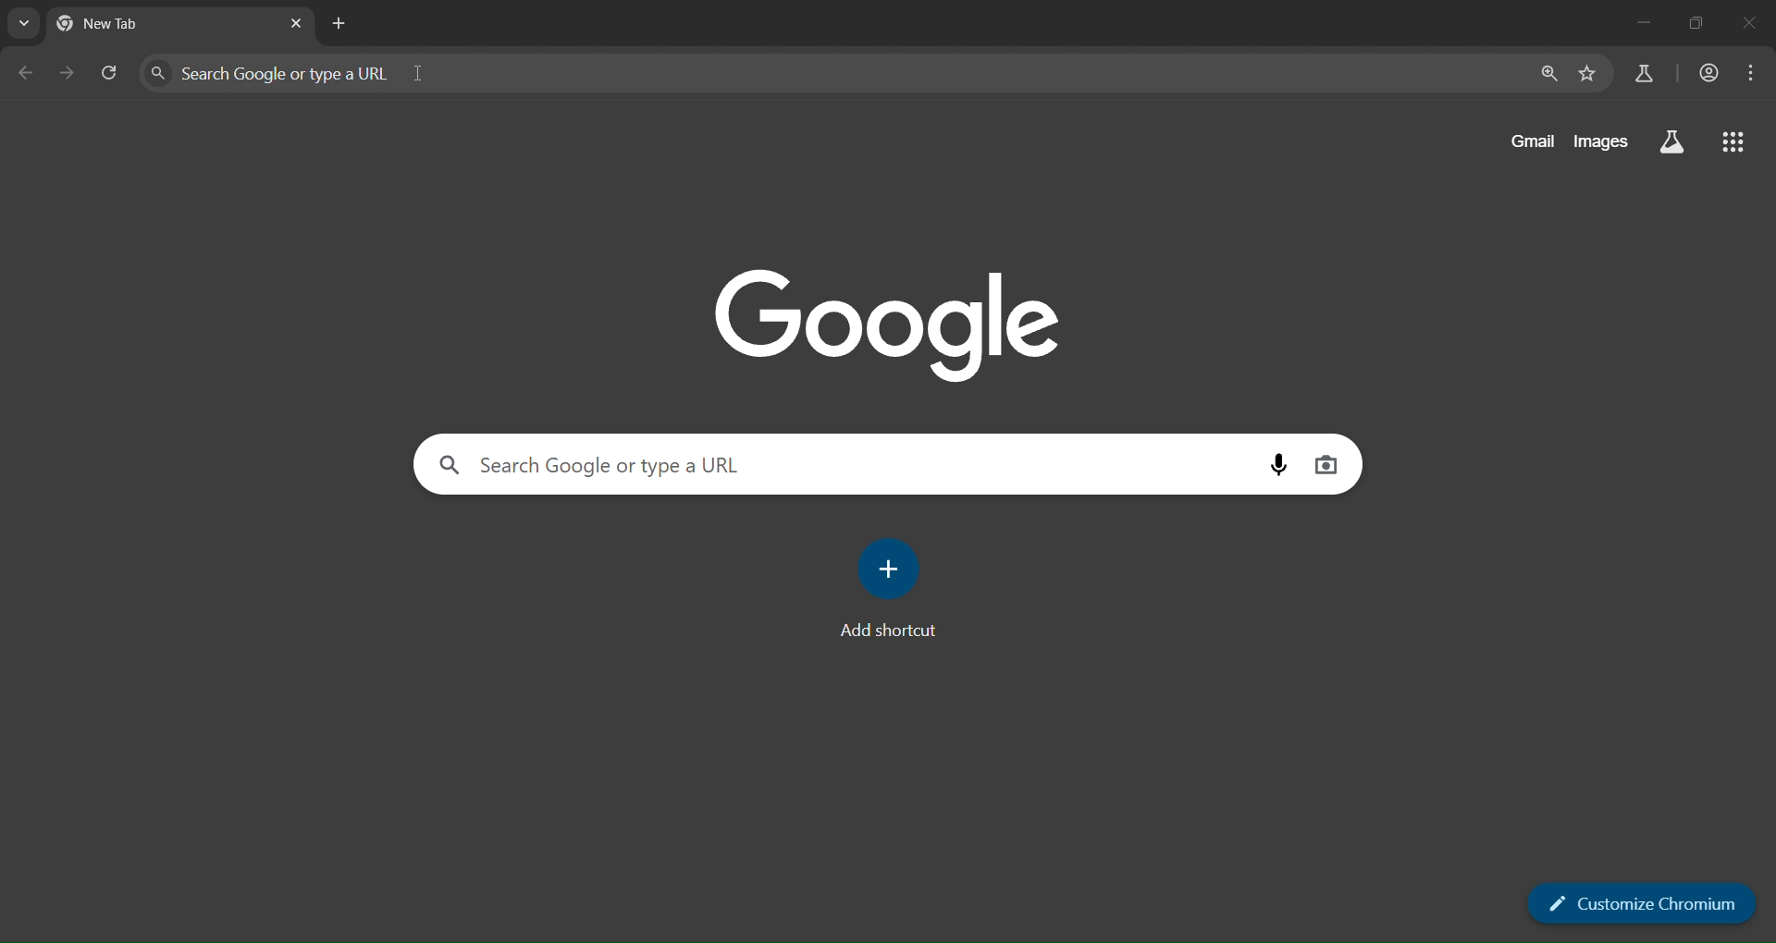  Describe the element at coordinates (1753, 73) in the screenshot. I see `menu` at that location.